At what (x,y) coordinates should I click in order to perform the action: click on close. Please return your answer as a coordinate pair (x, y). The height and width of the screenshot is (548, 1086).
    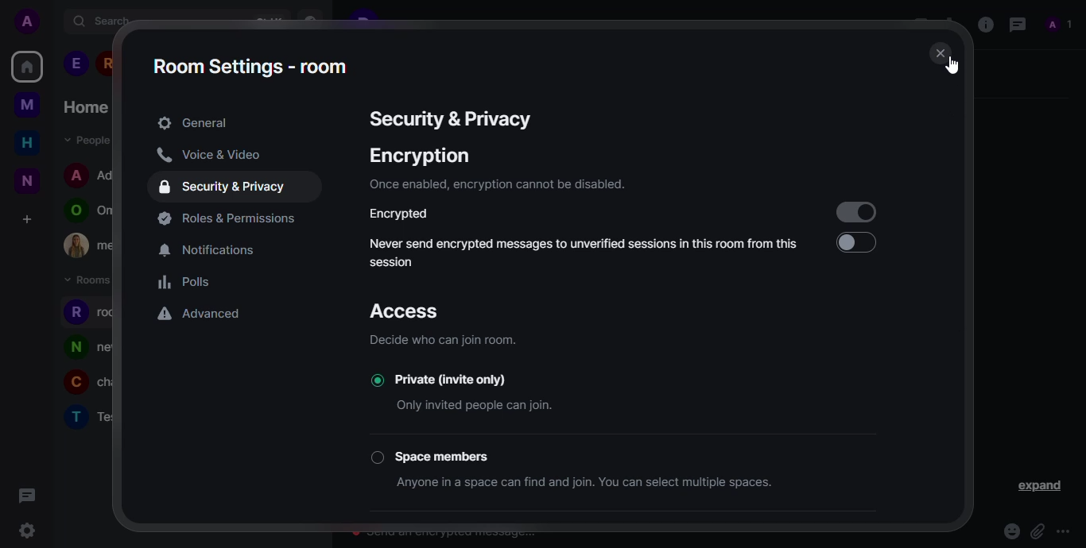
    Looking at the image, I should click on (939, 53).